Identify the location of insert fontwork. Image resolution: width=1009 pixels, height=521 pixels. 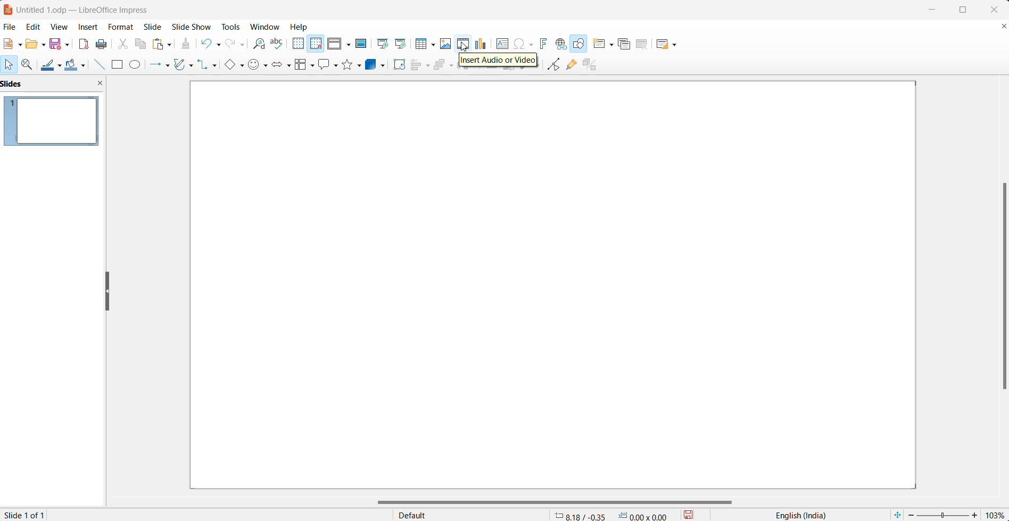
(546, 43).